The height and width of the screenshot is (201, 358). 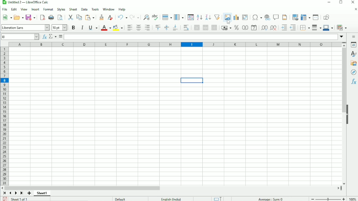 I want to click on Merge cells, so click(x=205, y=27).